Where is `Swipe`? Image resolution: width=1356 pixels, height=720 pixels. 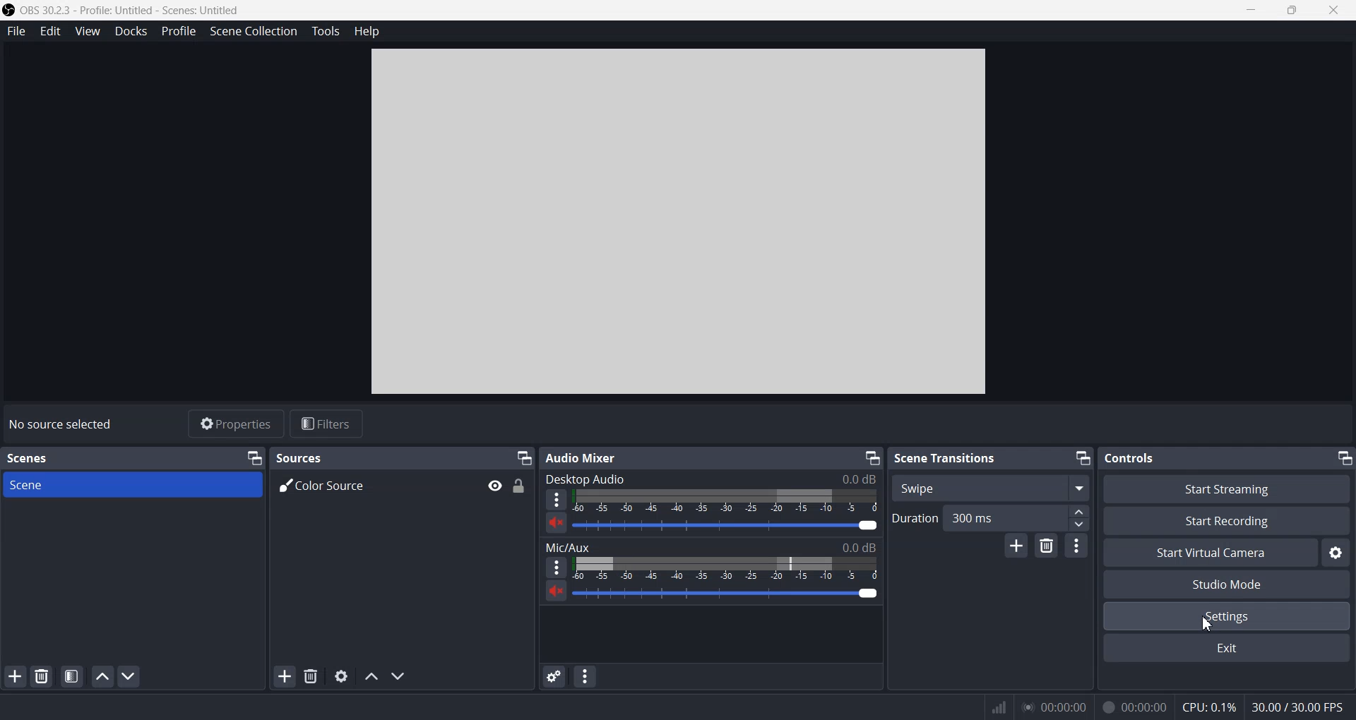
Swipe is located at coordinates (990, 487).